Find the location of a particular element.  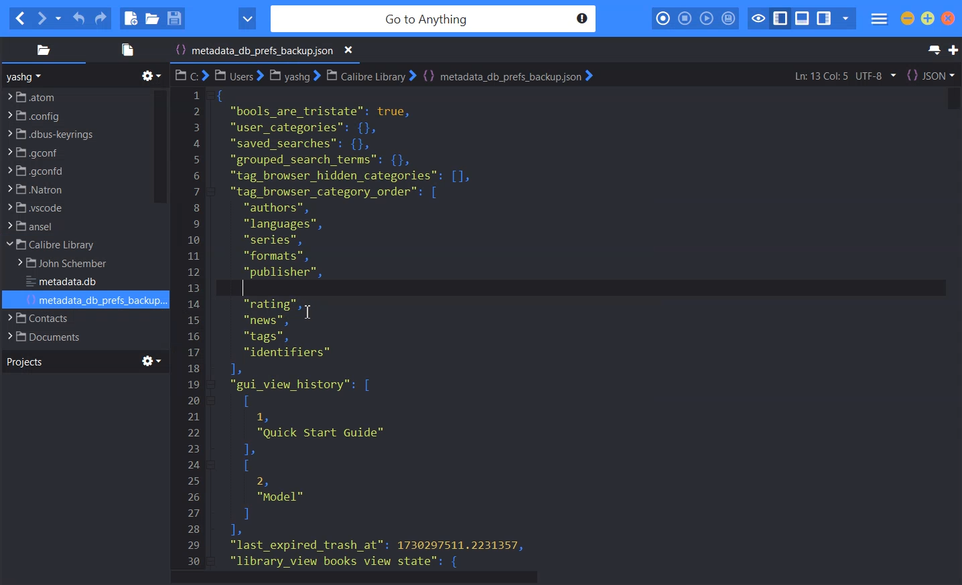

Maximize is located at coordinates (928, 18).